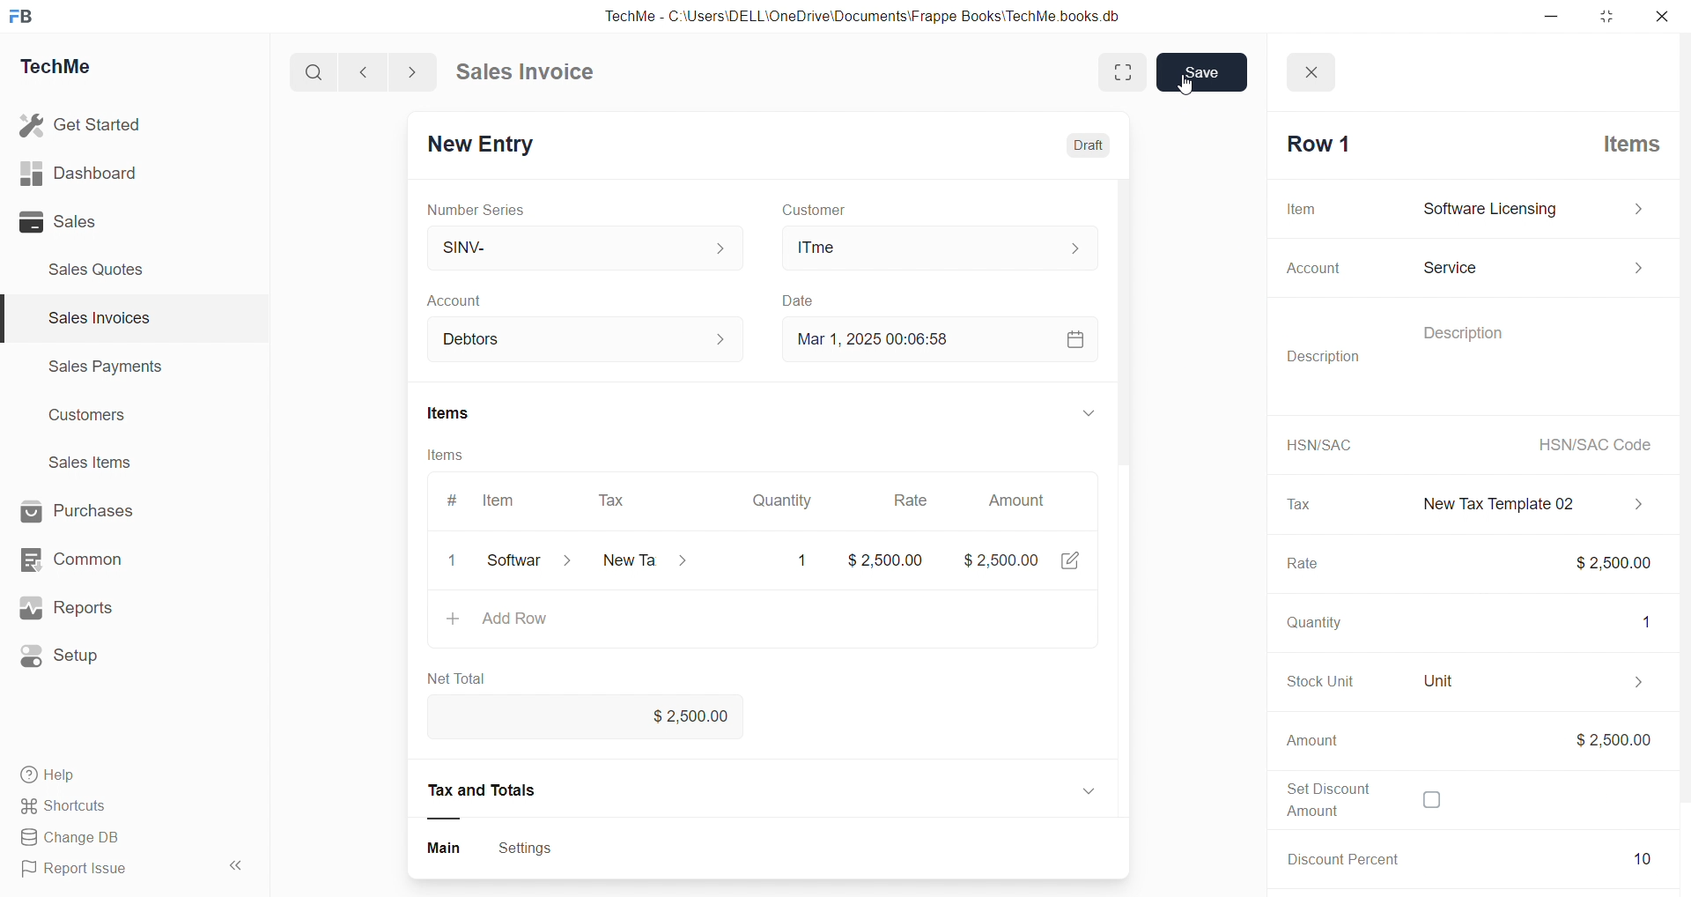 This screenshot has width=1691, height=897. I want to click on Mar 1, 2025 00:06:58, so click(866, 339).